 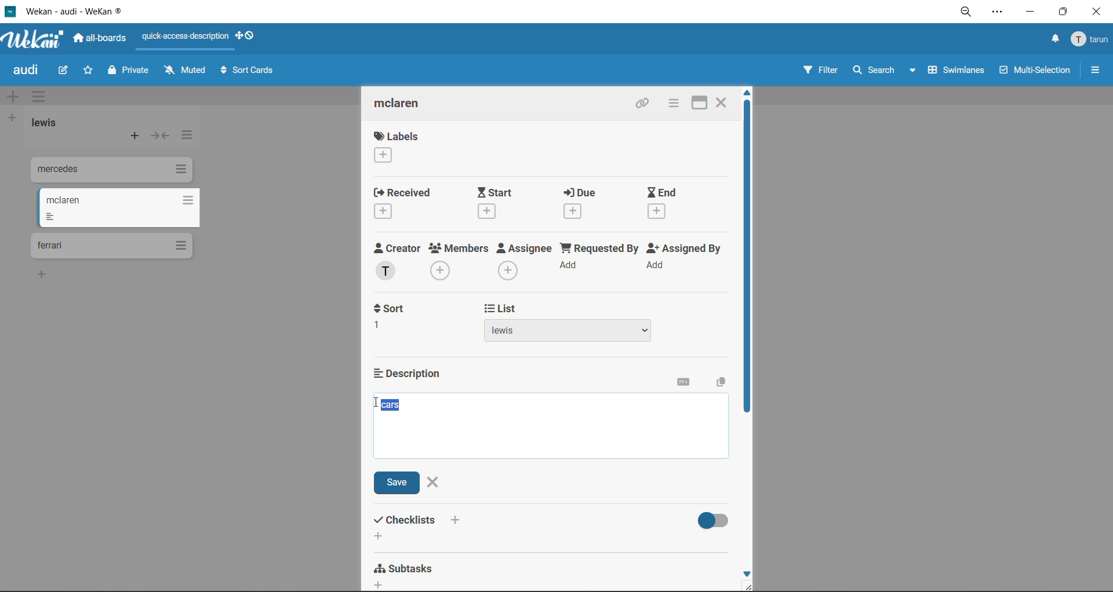 I want to click on app title, so click(x=67, y=11).